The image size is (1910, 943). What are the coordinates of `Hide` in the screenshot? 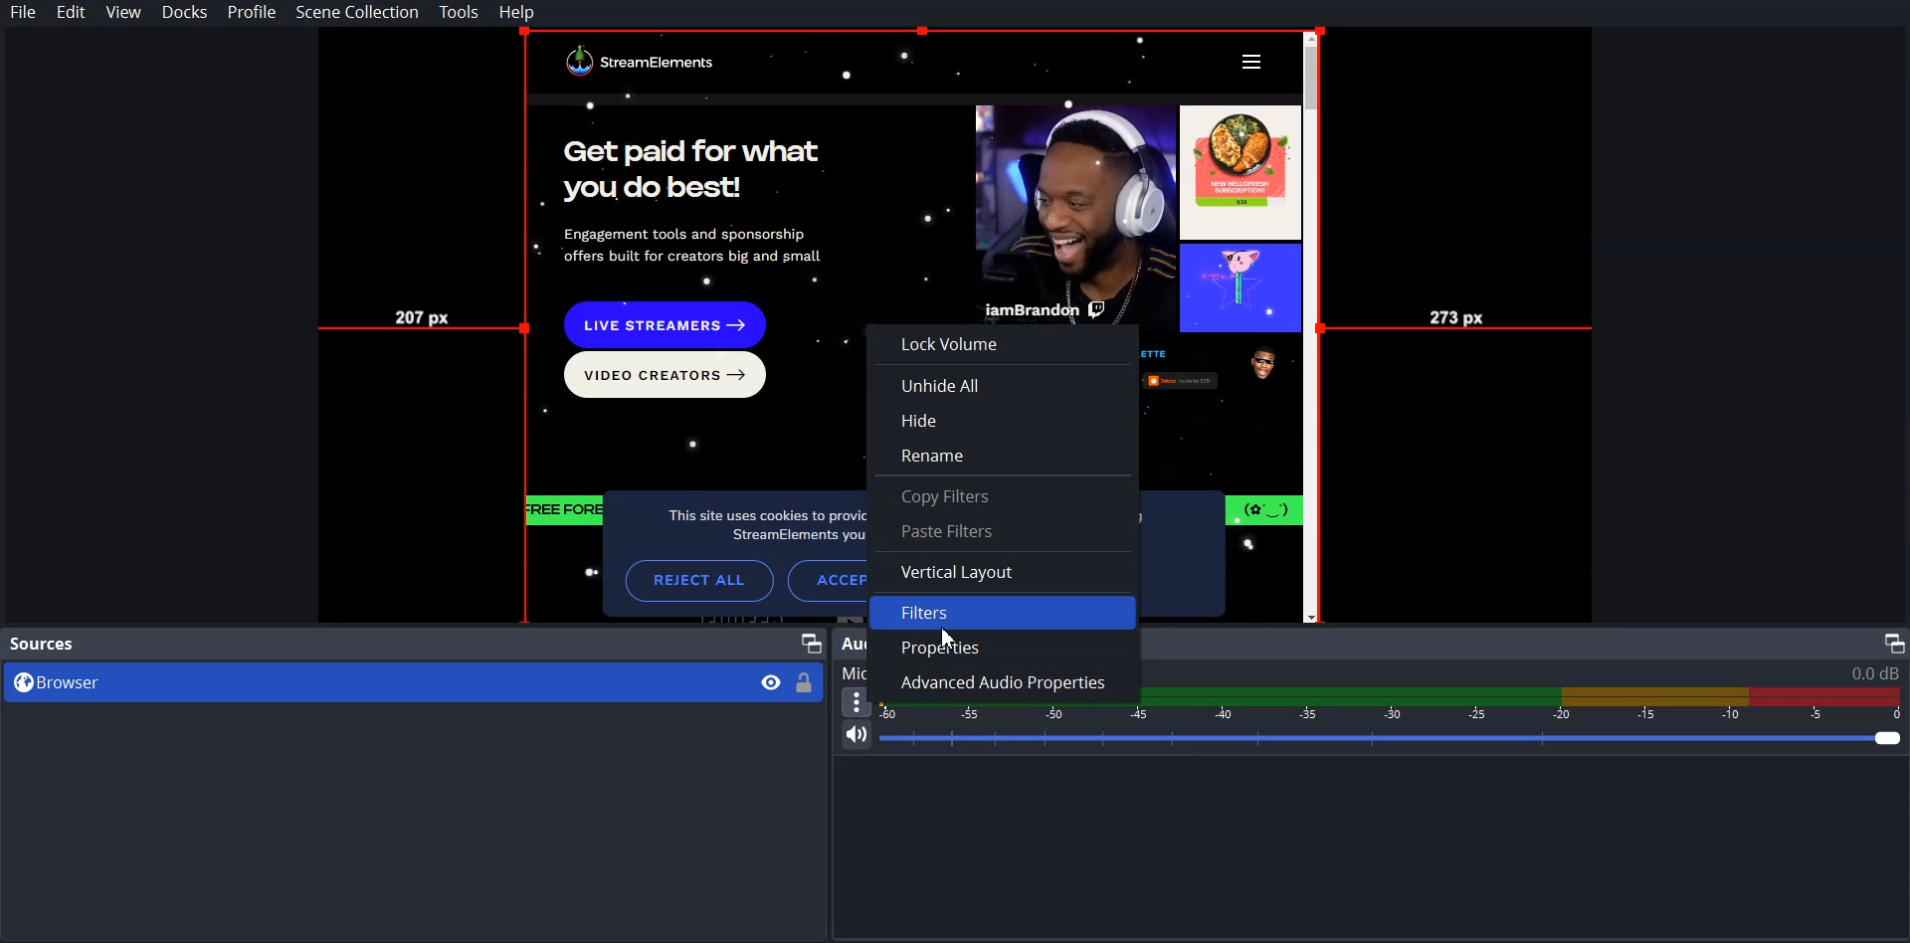 It's located at (1004, 421).